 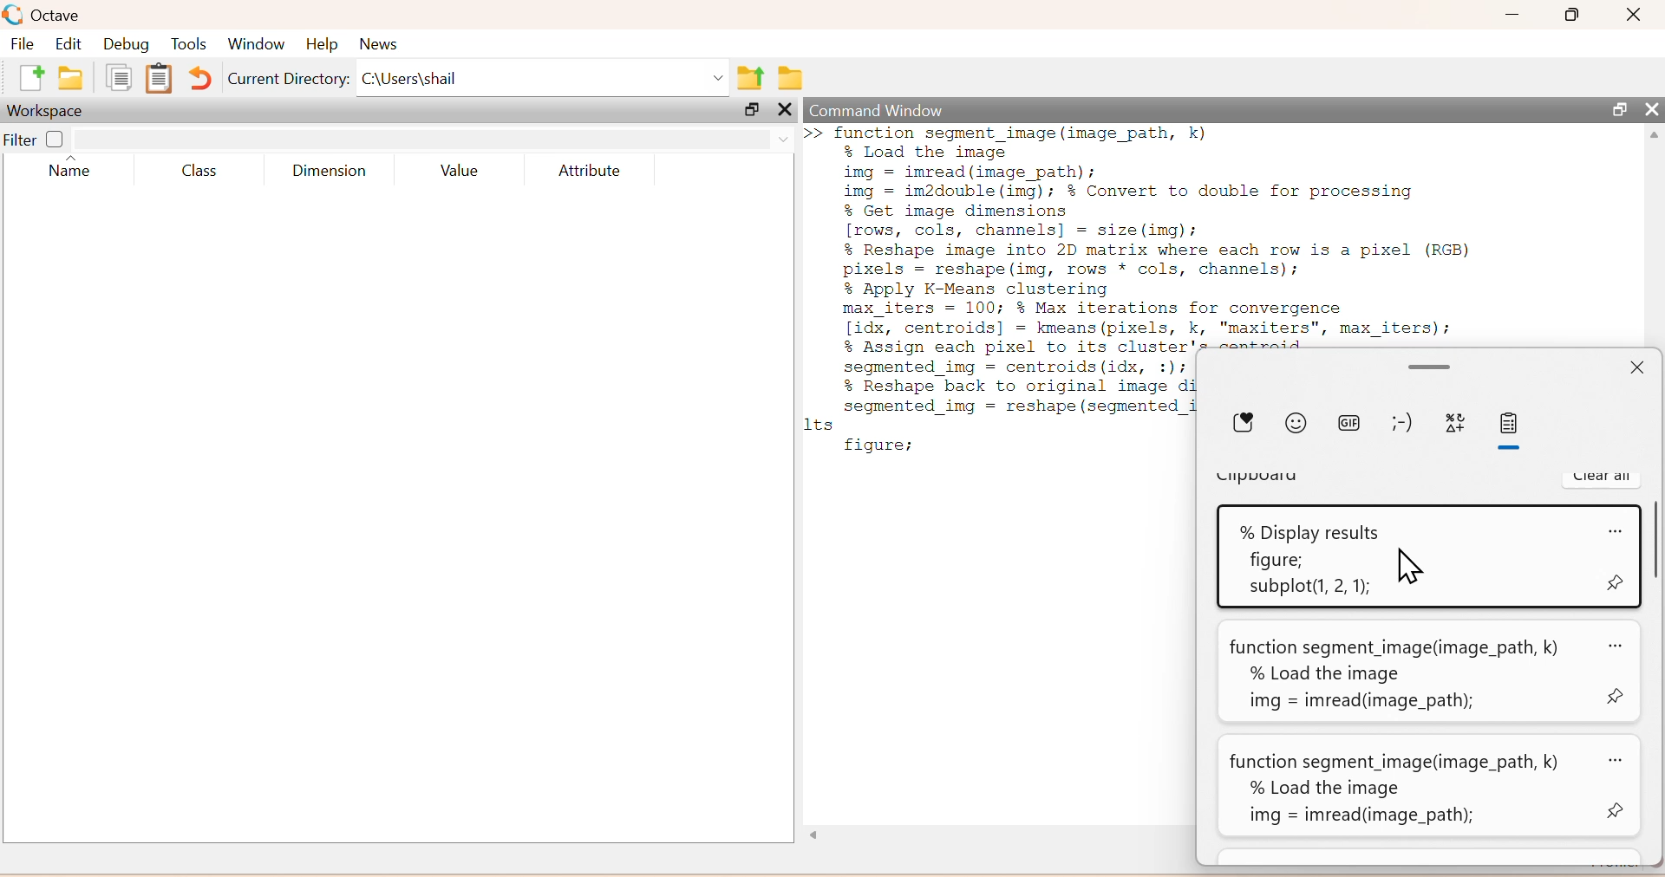 I want to click on Cursor, so click(x=1415, y=570).